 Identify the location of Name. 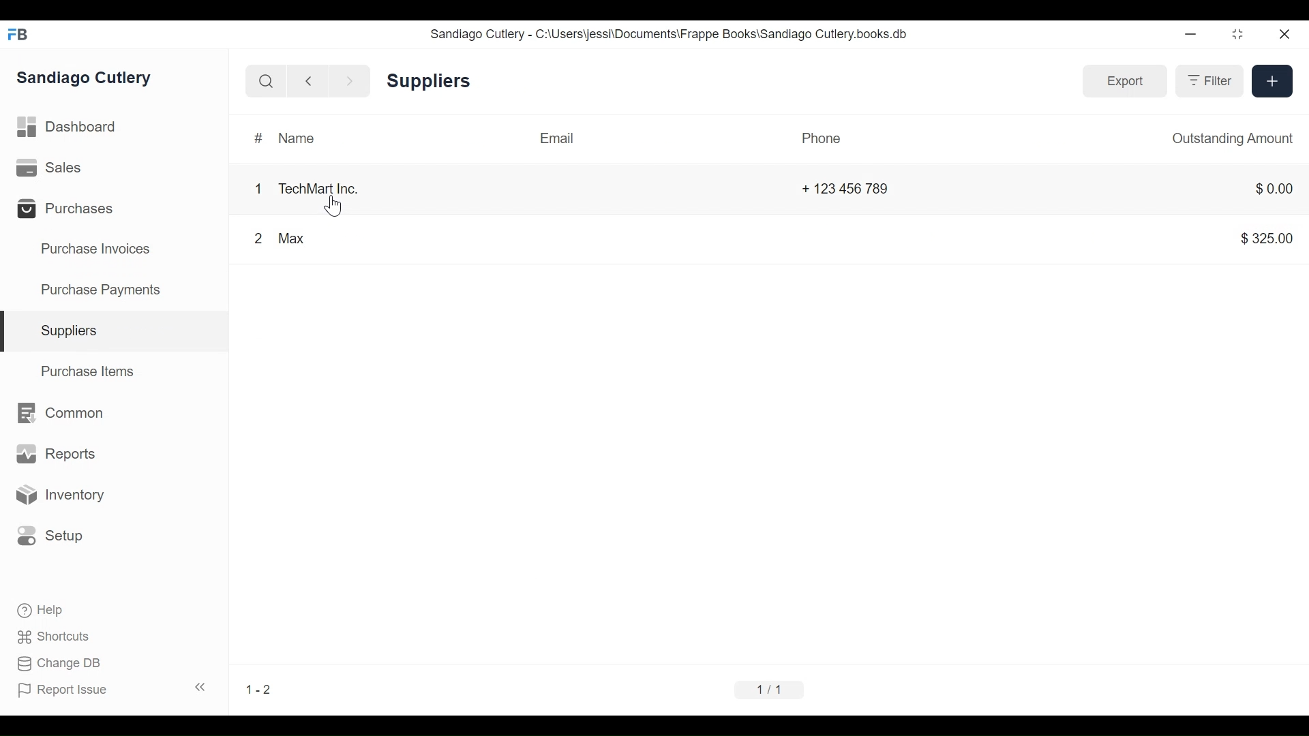
(296, 137).